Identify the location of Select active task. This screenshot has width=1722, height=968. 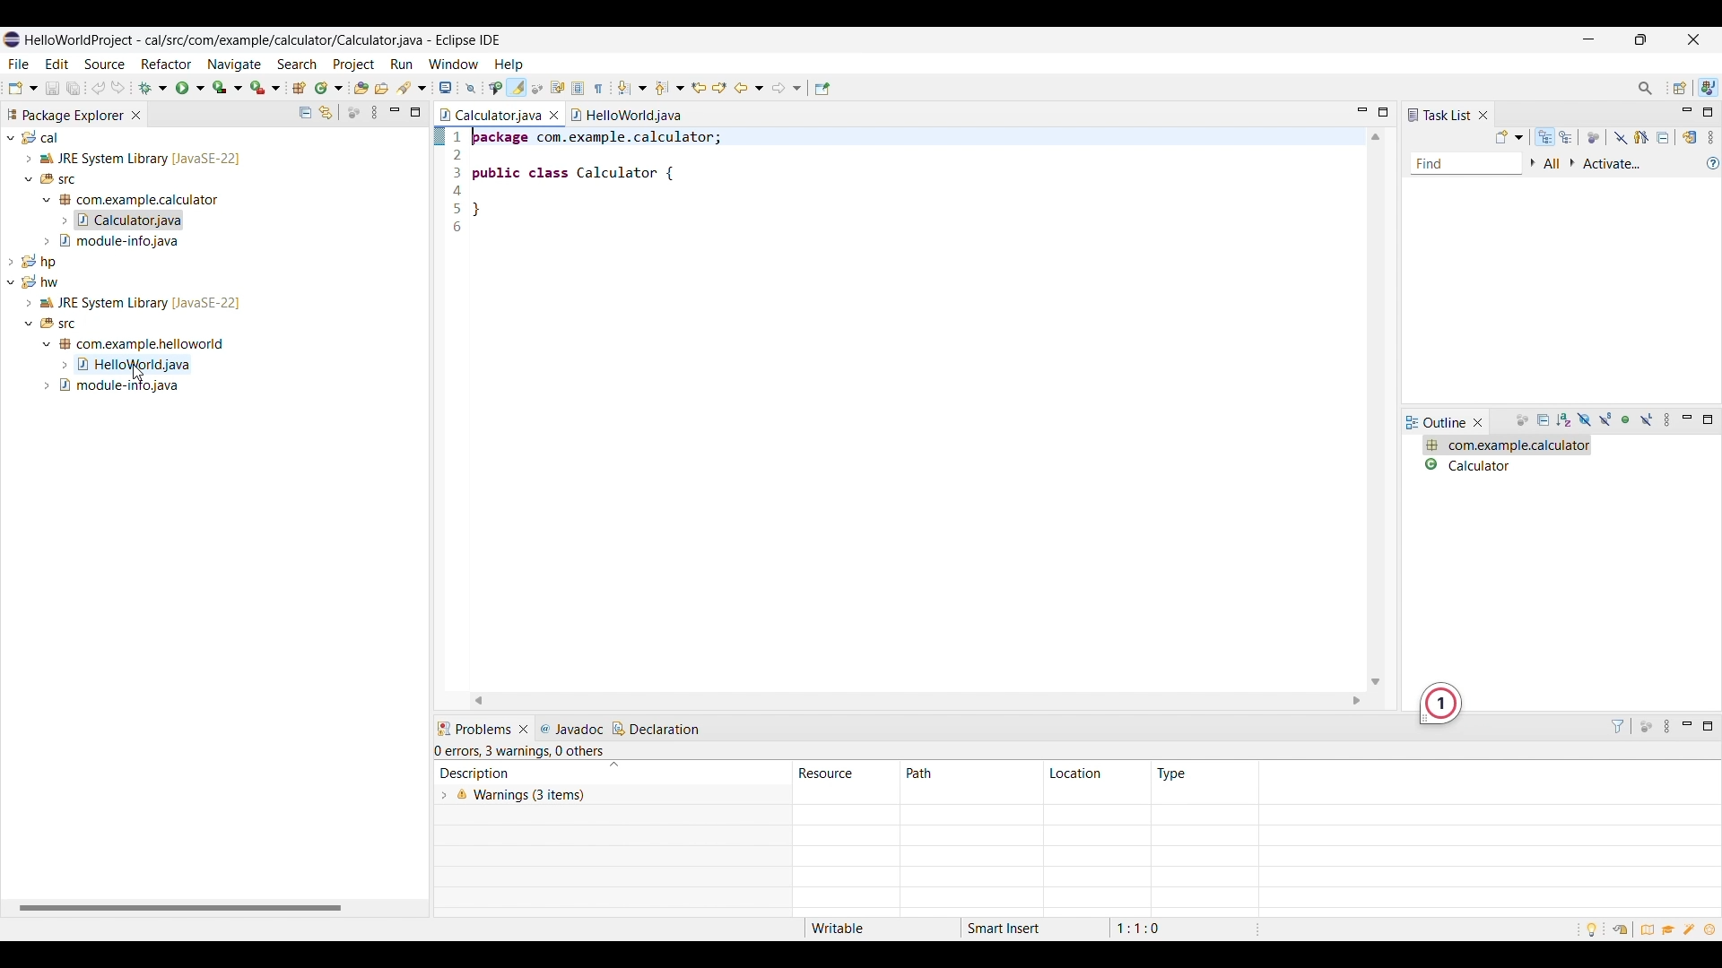
(1573, 163).